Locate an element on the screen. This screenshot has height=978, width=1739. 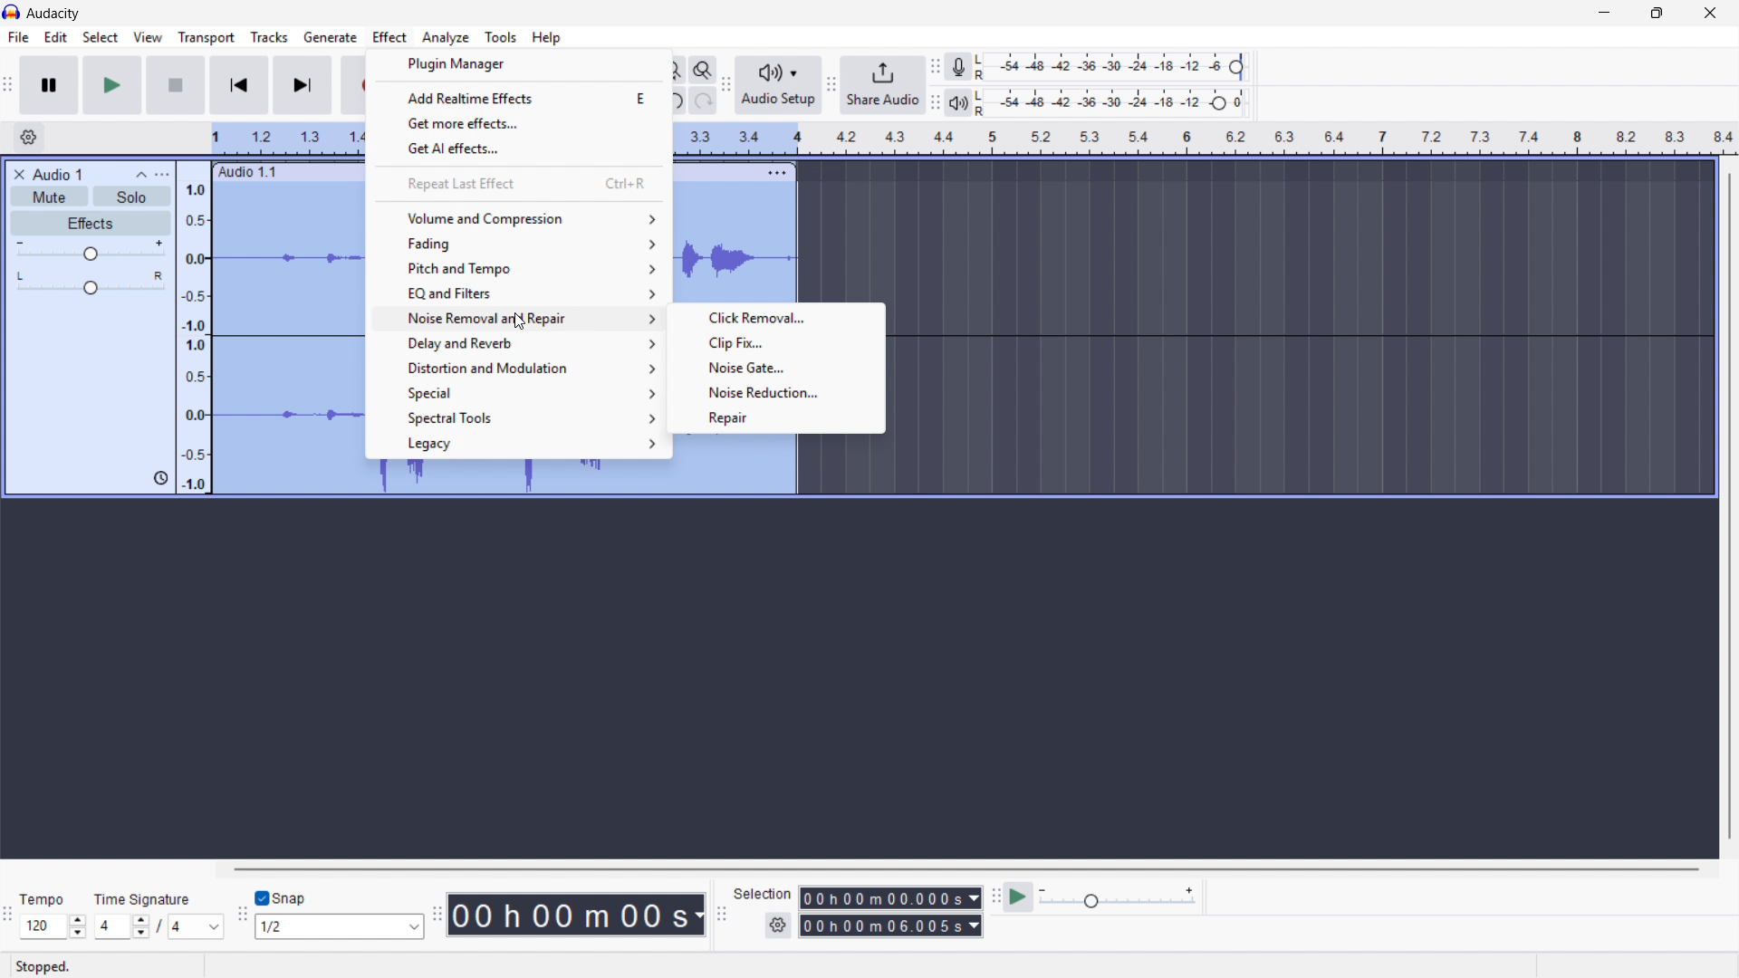
Noise removal and repair  is located at coordinates (518, 320).